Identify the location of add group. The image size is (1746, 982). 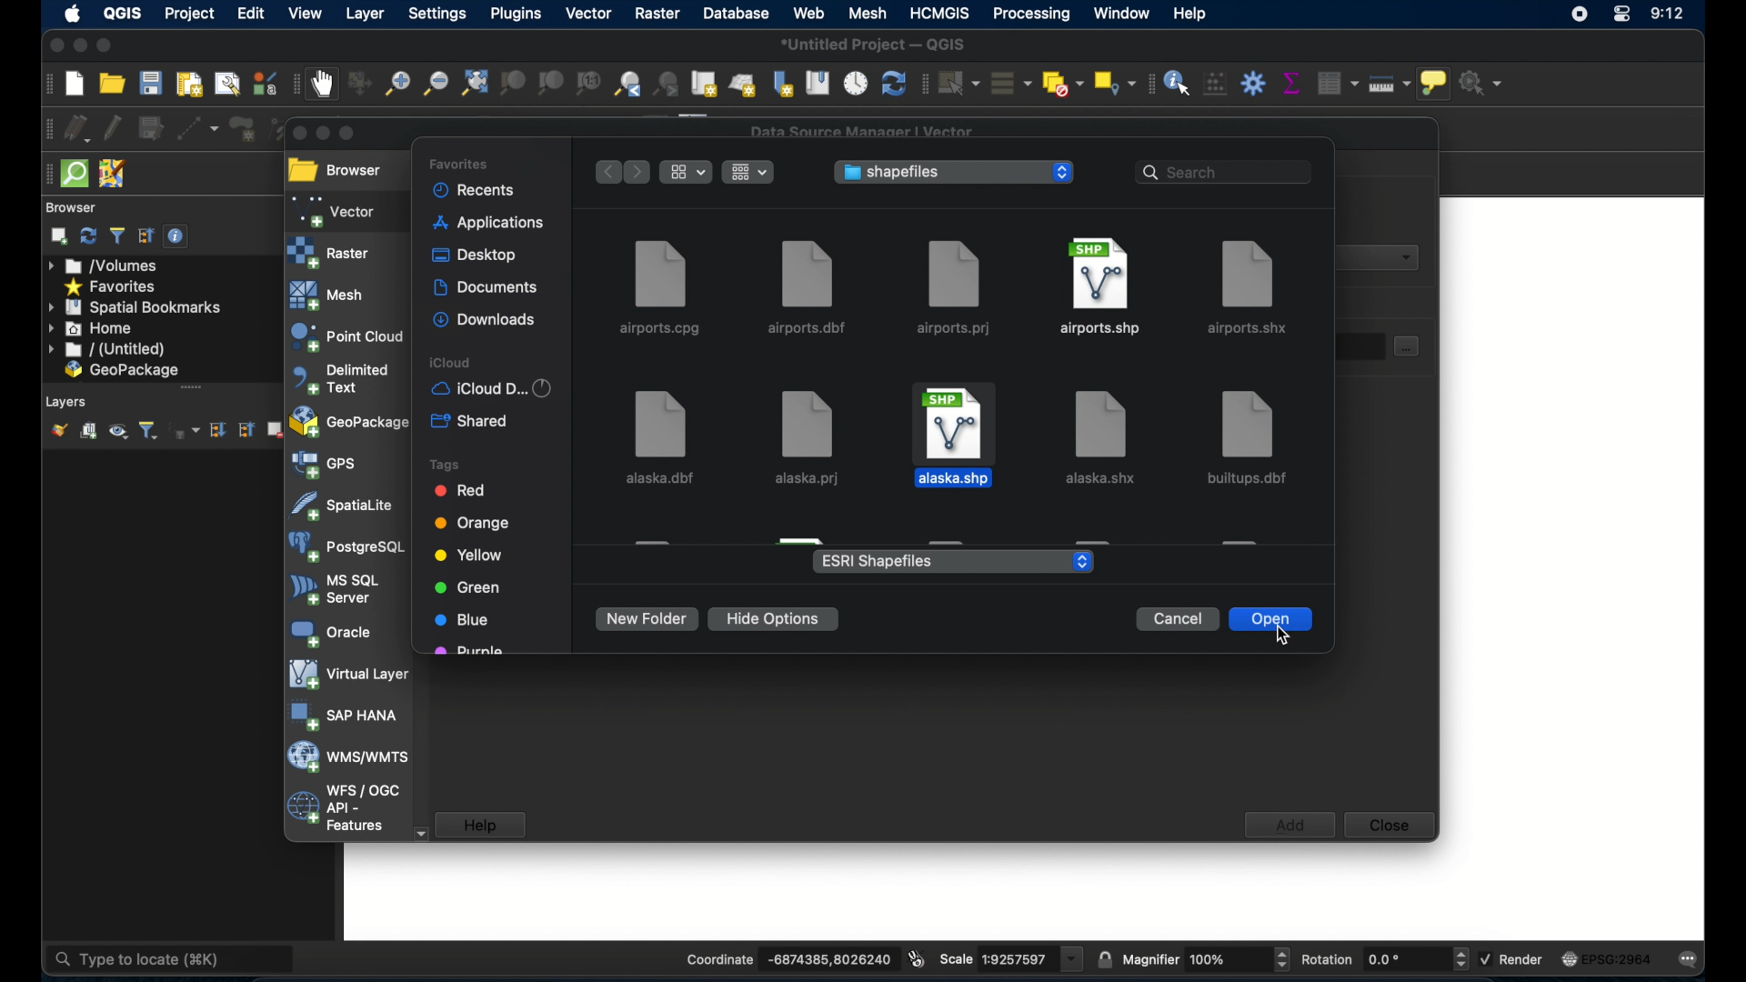
(88, 432).